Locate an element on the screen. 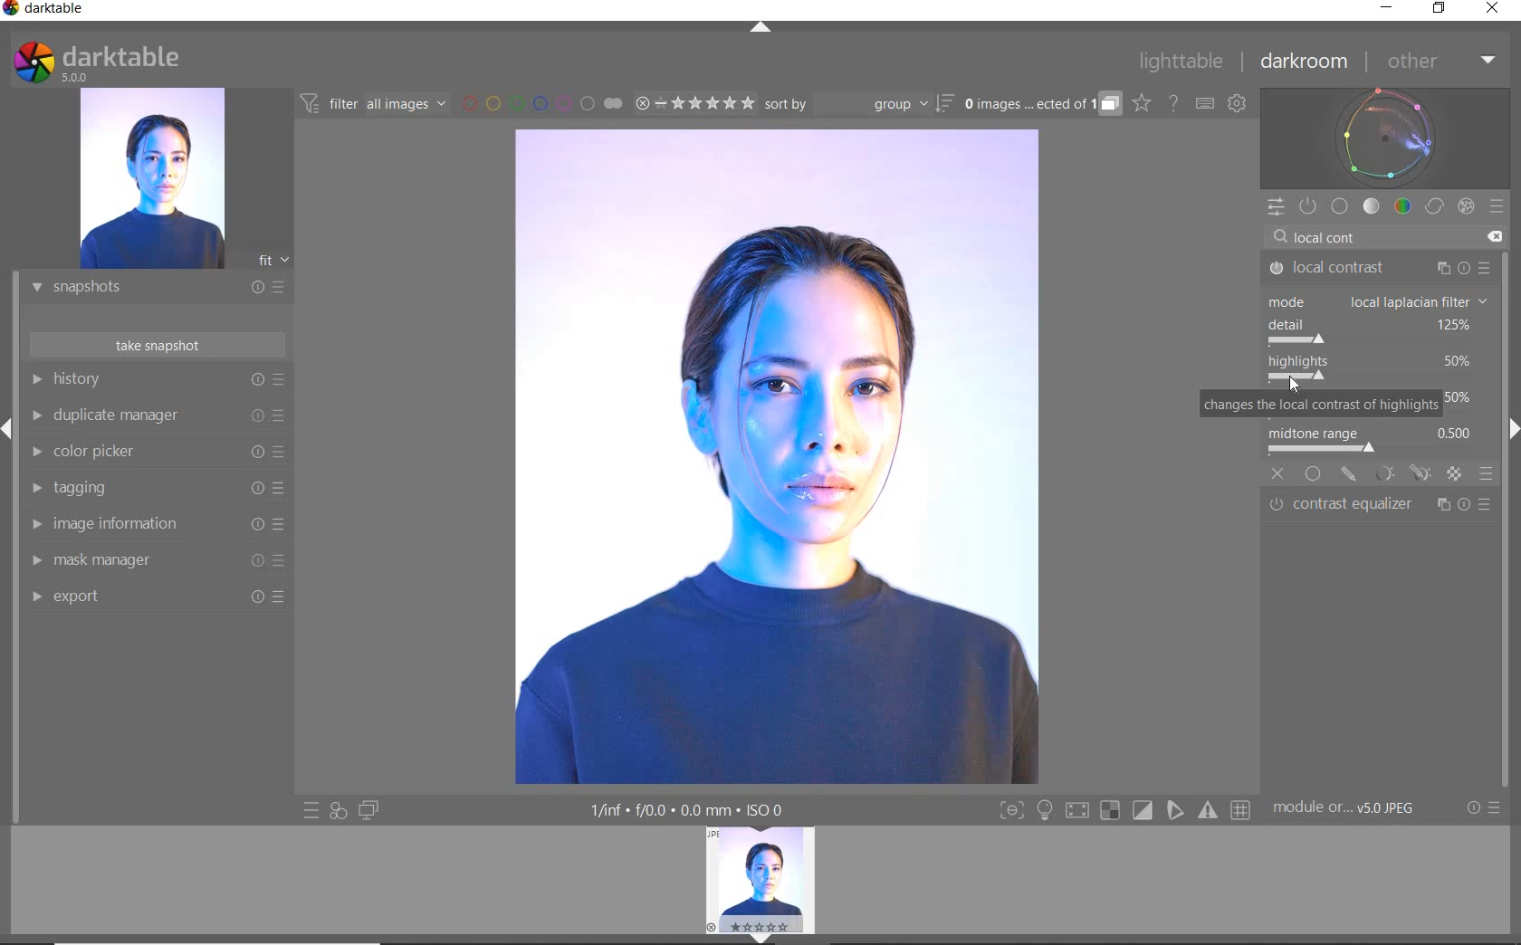  Cursor is located at coordinates (1296, 384).